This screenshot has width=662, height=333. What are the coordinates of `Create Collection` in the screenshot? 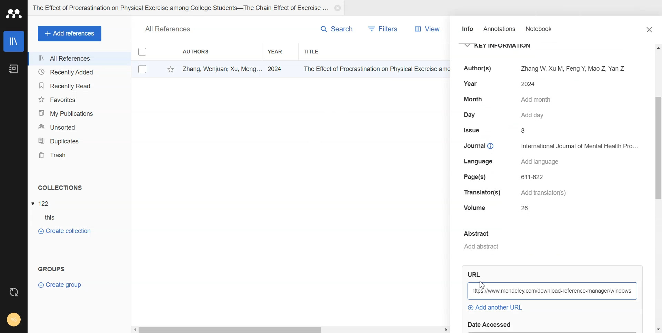 It's located at (64, 231).